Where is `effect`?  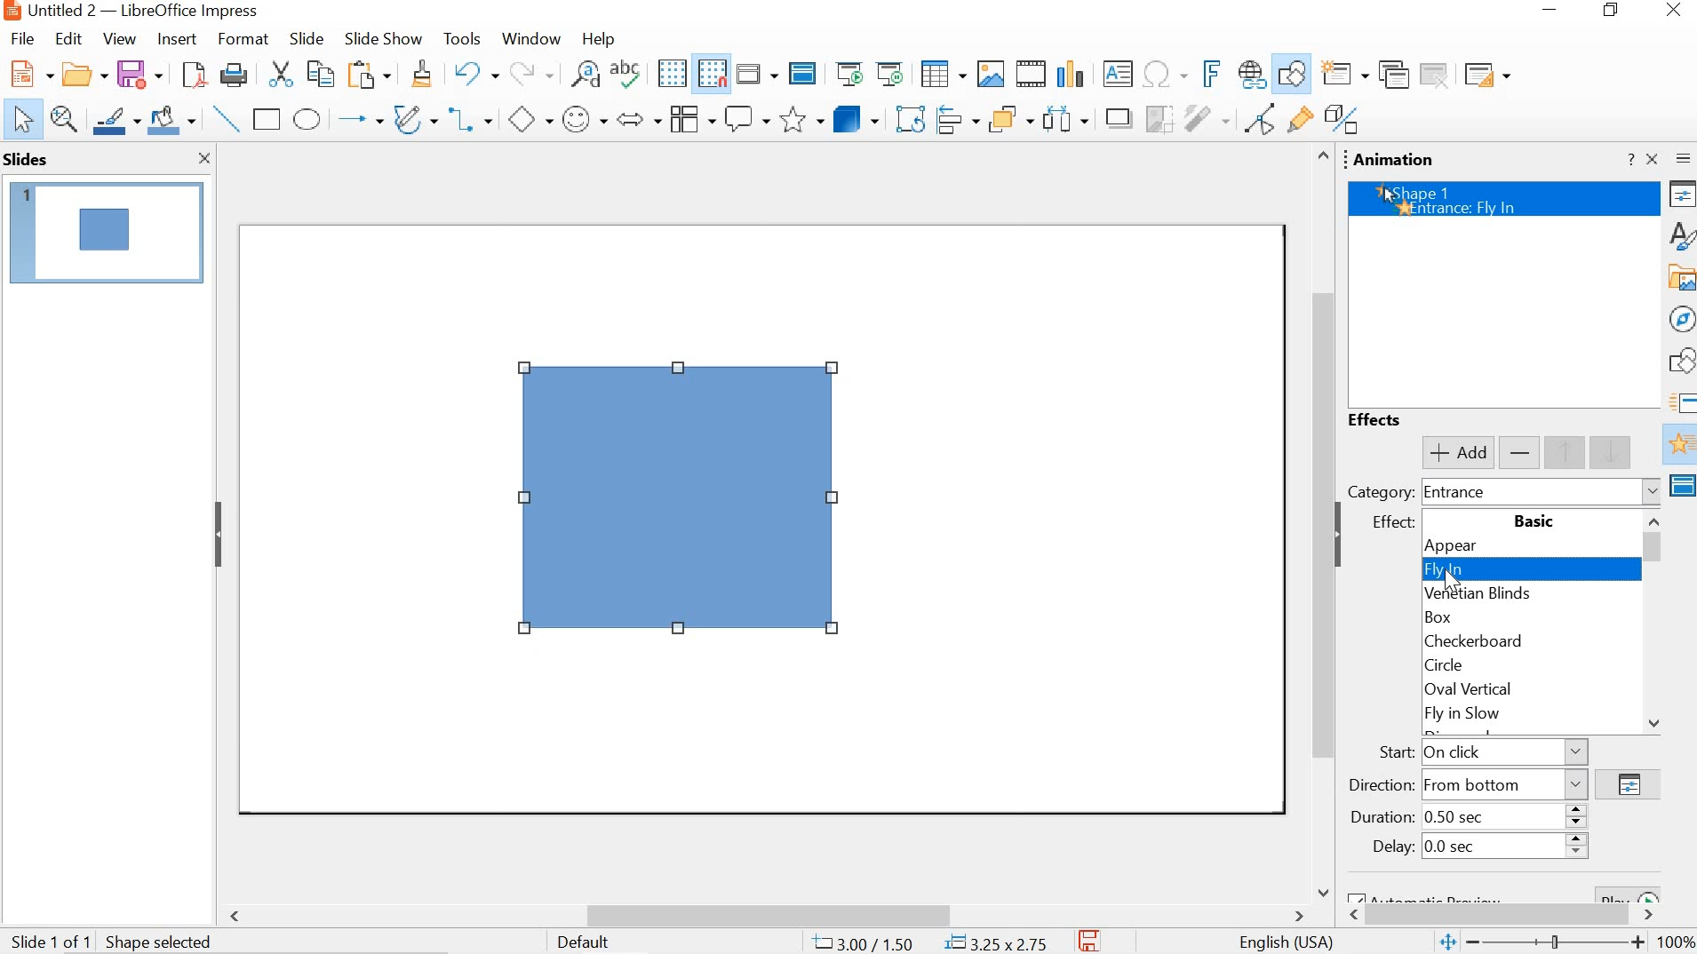
effect is located at coordinates (1390, 525).